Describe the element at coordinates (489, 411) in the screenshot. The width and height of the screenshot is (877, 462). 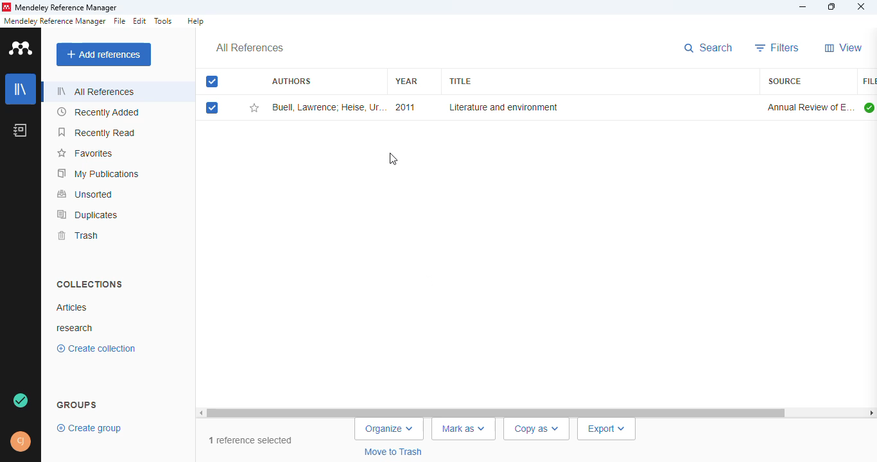
I see `horizontal scroll bar` at that location.